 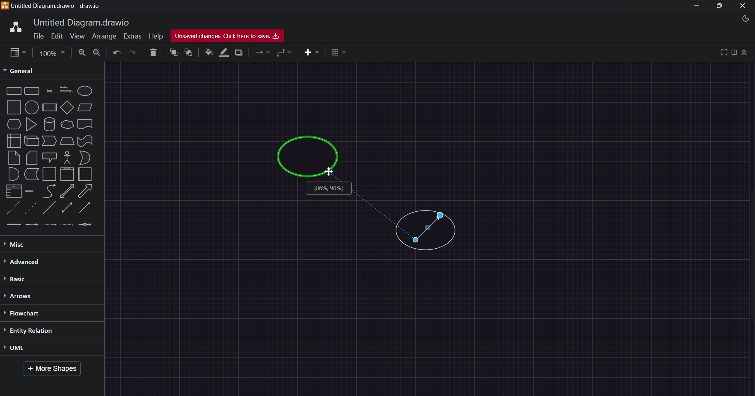 What do you see at coordinates (83, 22) in the screenshot?
I see `title` at bounding box center [83, 22].